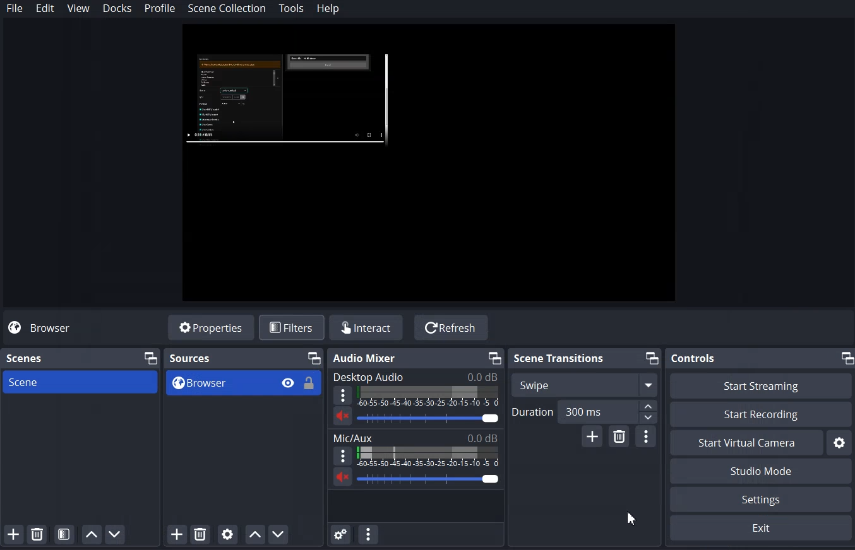 The width and height of the screenshot is (855, 550). I want to click on Add Source, so click(177, 535).